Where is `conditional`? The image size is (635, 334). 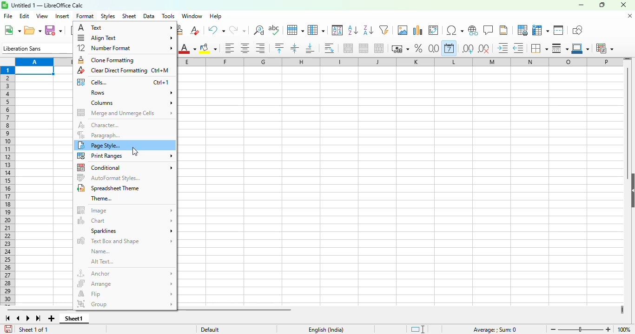
conditional is located at coordinates (604, 48).